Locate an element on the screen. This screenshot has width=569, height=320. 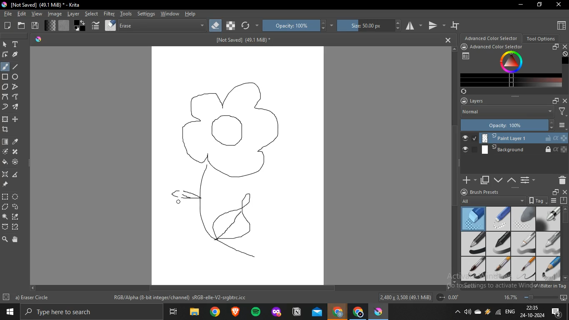
Network is located at coordinates (497, 312).